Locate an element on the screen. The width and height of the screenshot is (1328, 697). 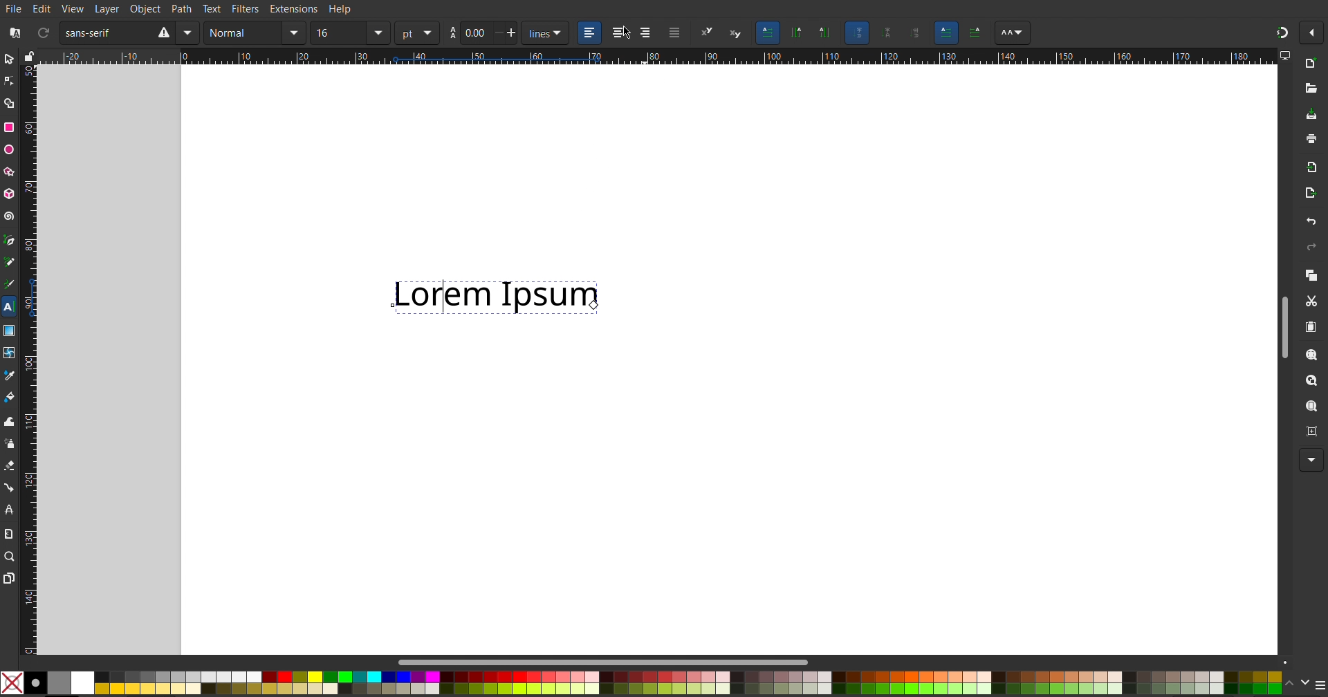
superscript is located at coordinates (709, 35).